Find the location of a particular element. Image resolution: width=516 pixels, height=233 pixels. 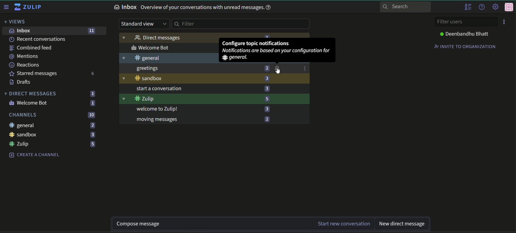

Starred Messages is located at coordinates (33, 74).